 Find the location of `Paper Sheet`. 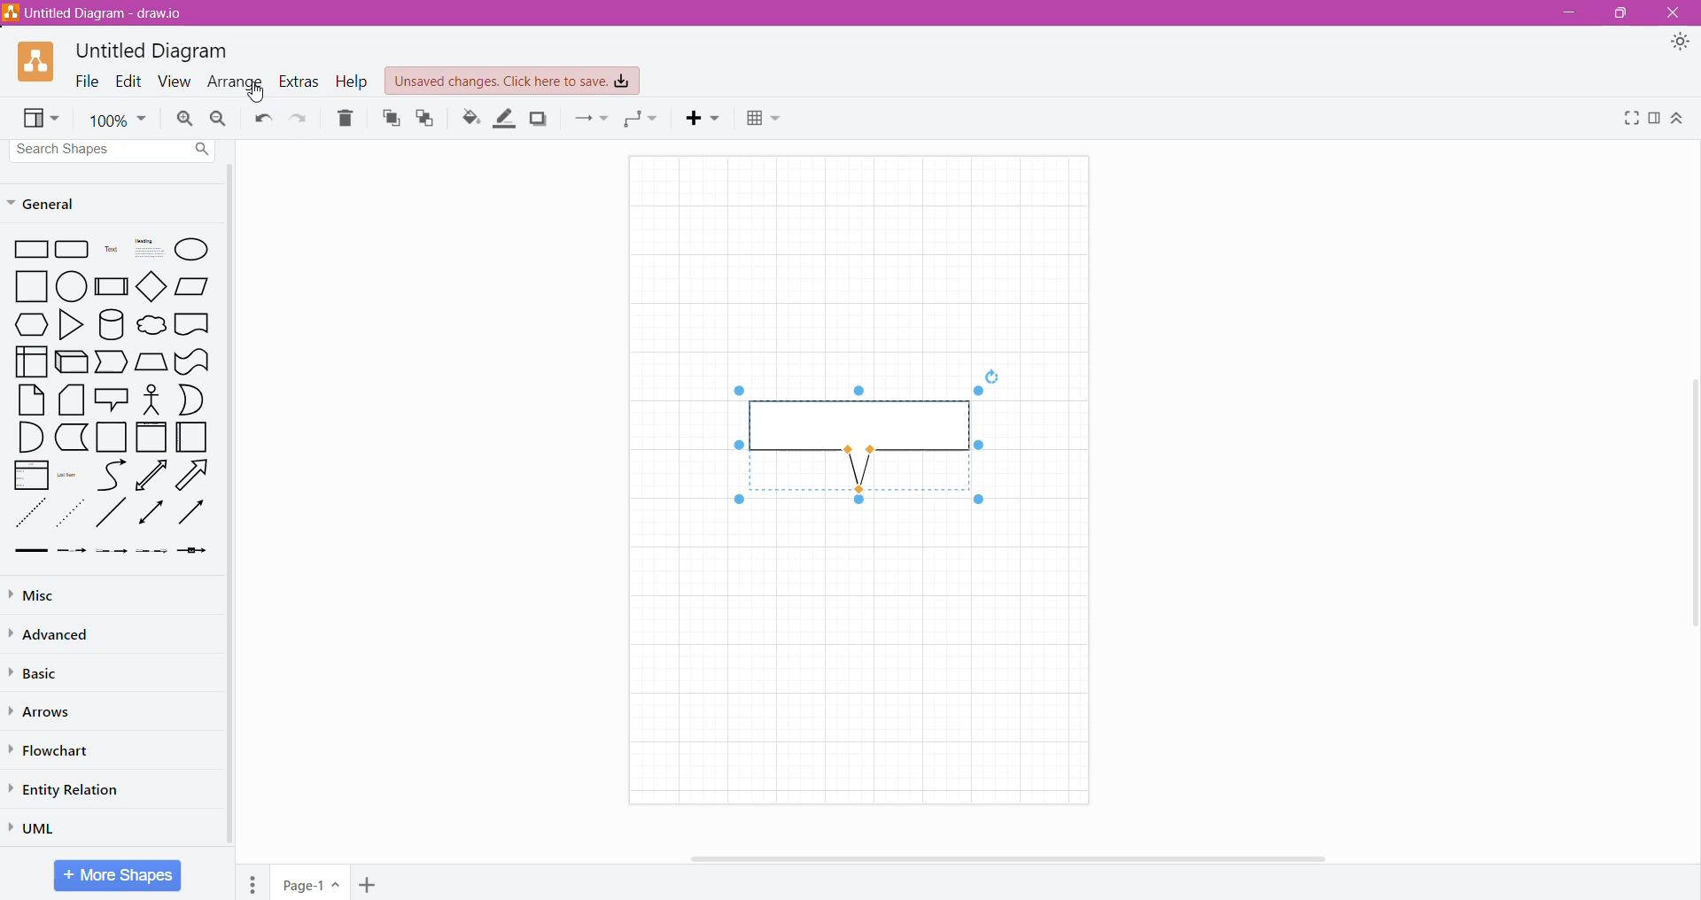

Paper Sheet is located at coordinates (32, 400).